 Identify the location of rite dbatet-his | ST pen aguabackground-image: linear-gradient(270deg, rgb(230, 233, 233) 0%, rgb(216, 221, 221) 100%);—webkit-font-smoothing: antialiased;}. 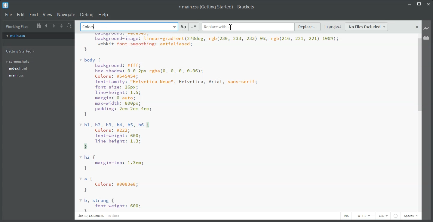
(209, 43).